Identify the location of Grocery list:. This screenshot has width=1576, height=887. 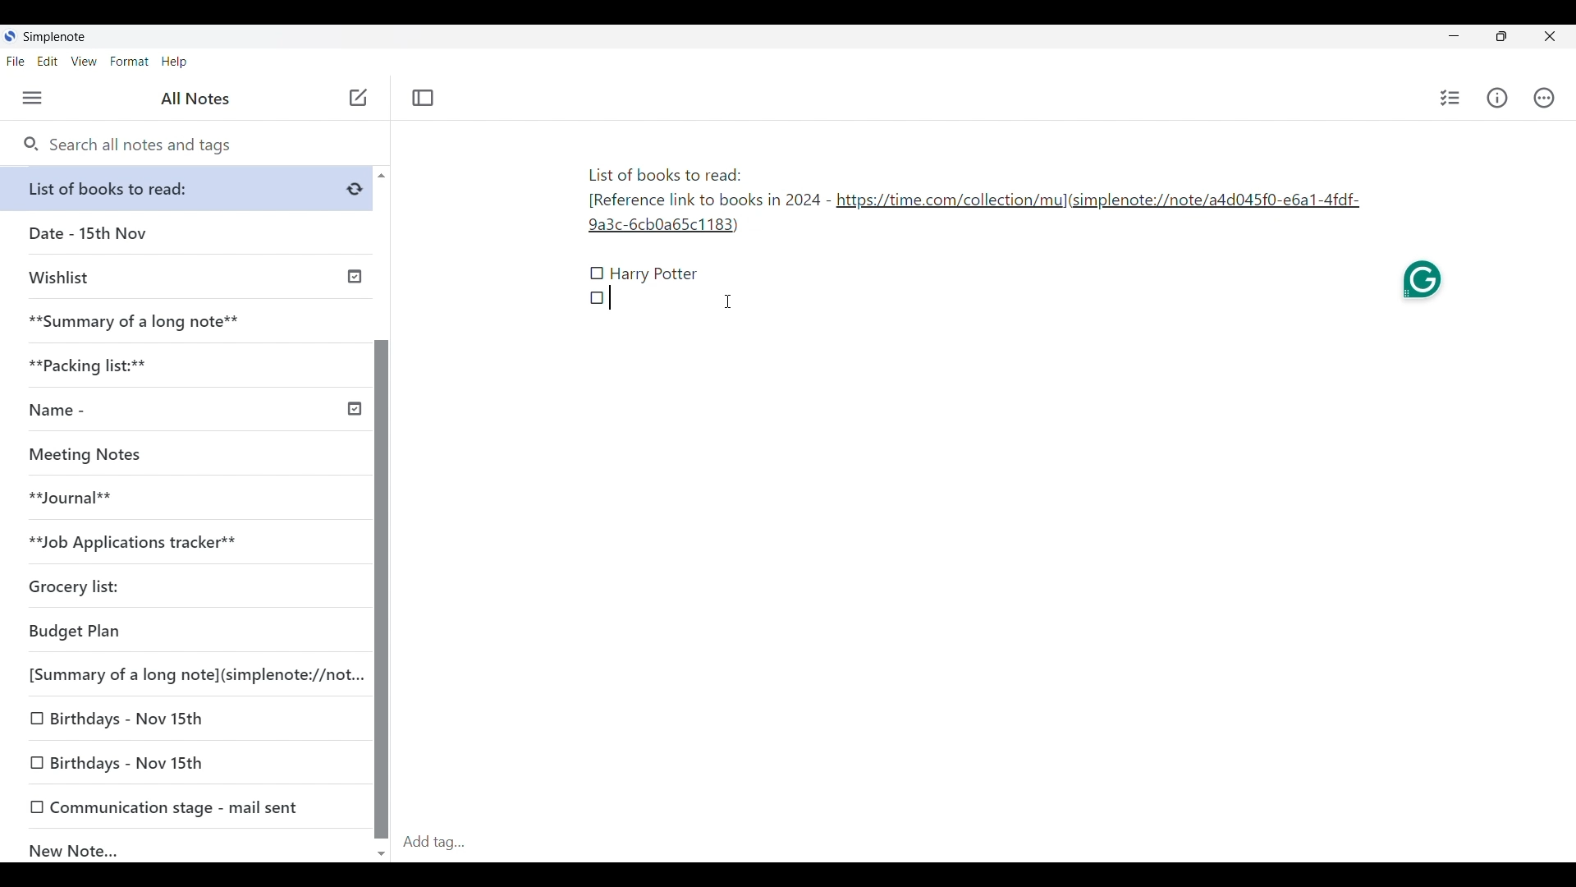
(181, 589).